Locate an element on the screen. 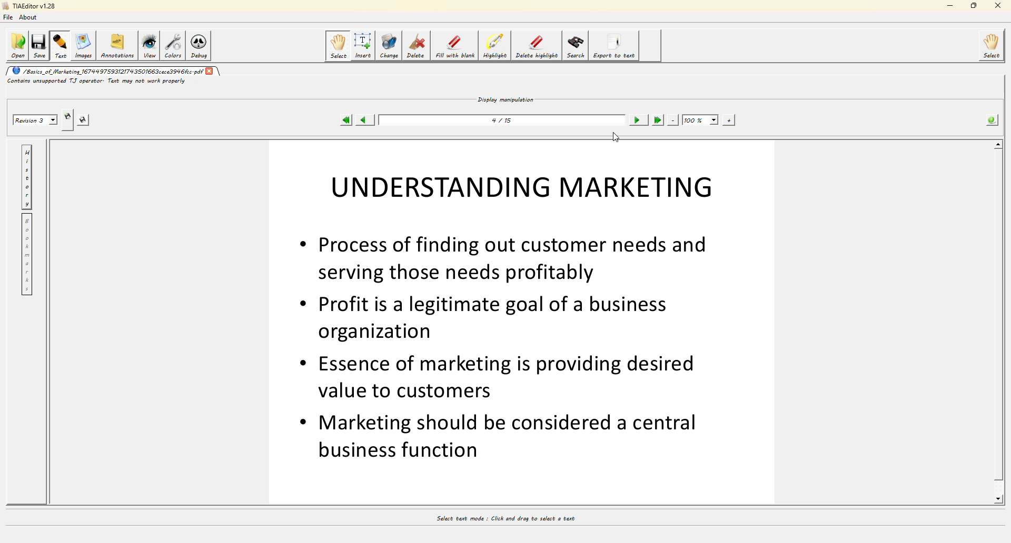  display manipulation is located at coordinates (504, 99).